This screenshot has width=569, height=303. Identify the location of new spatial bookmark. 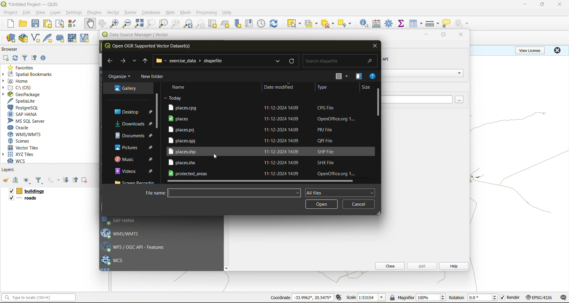
(238, 24).